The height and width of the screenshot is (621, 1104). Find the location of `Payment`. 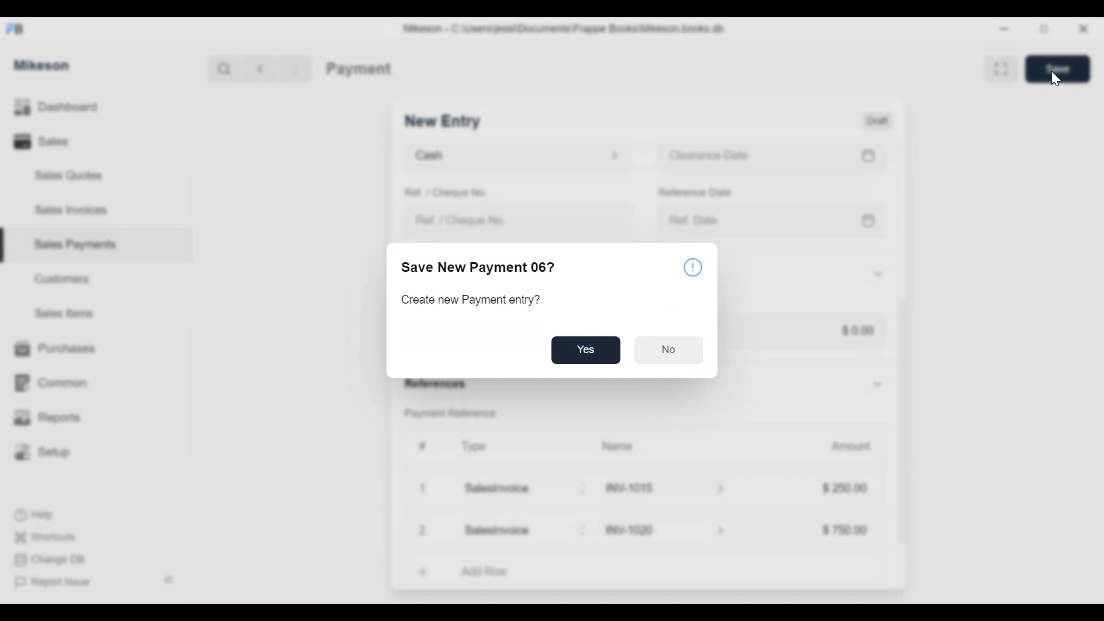

Payment is located at coordinates (358, 68).